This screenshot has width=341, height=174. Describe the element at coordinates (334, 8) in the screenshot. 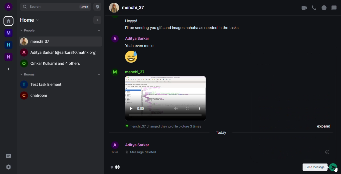

I see `threads` at that location.